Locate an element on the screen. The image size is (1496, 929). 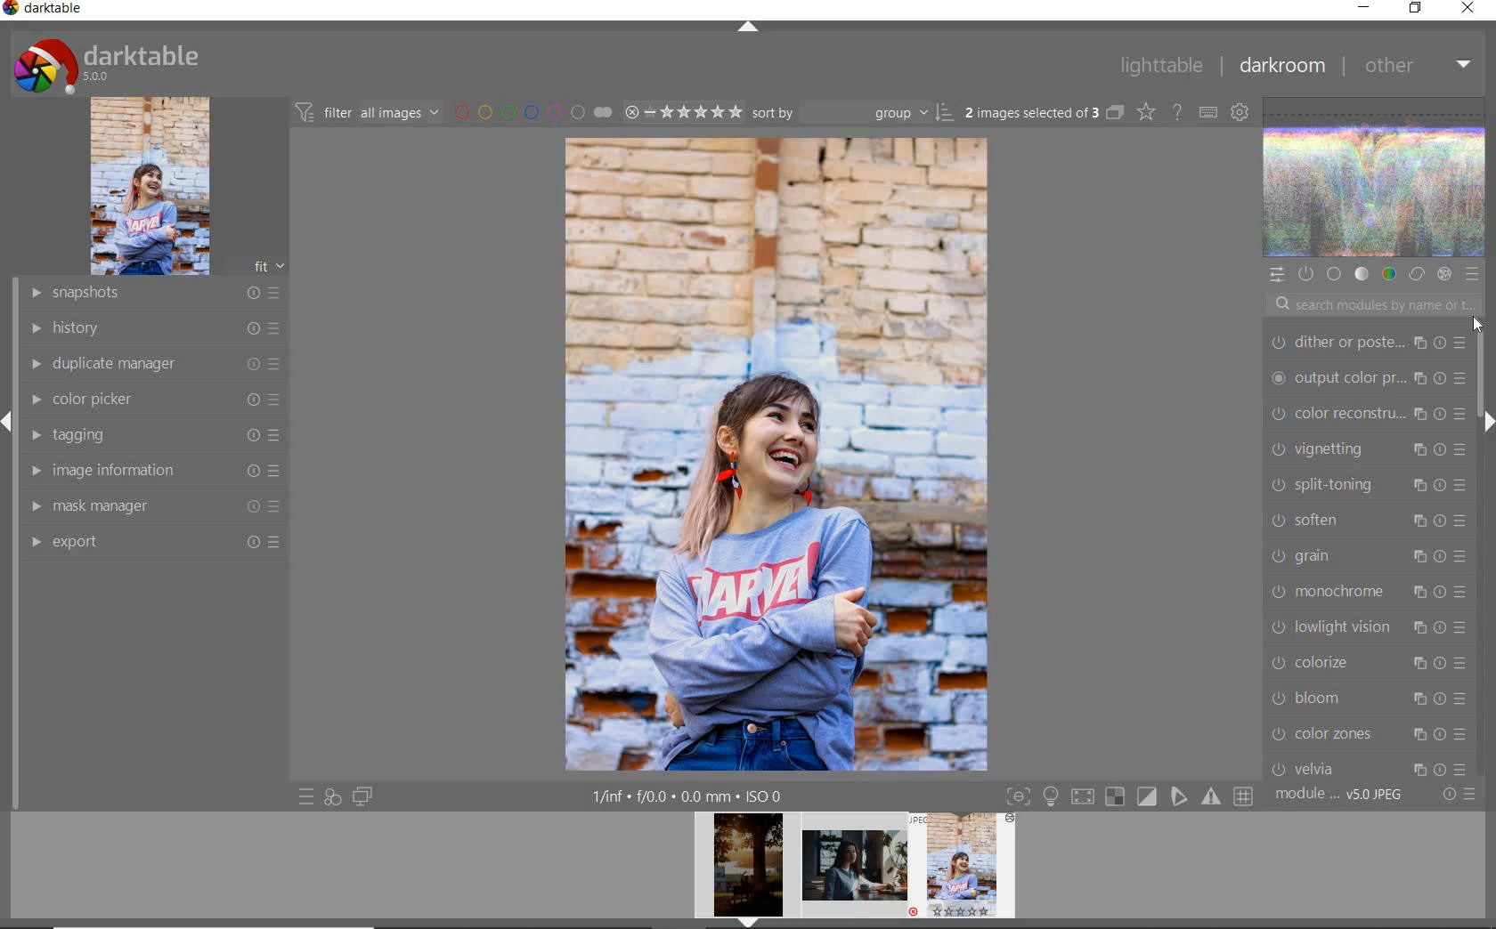
SHOW GLOBAL PREFERENCES is located at coordinates (1238, 111).